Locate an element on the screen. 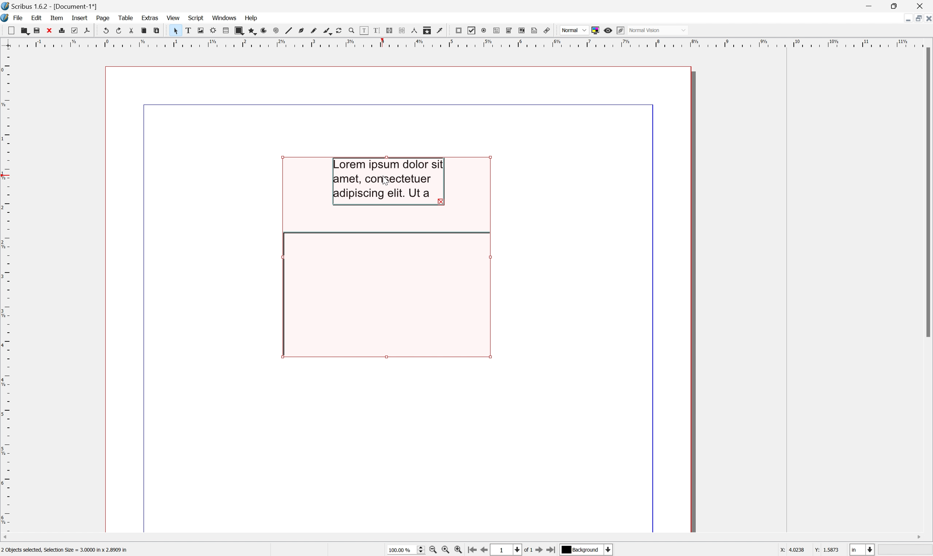  Current zoom level is located at coordinates (406, 550).